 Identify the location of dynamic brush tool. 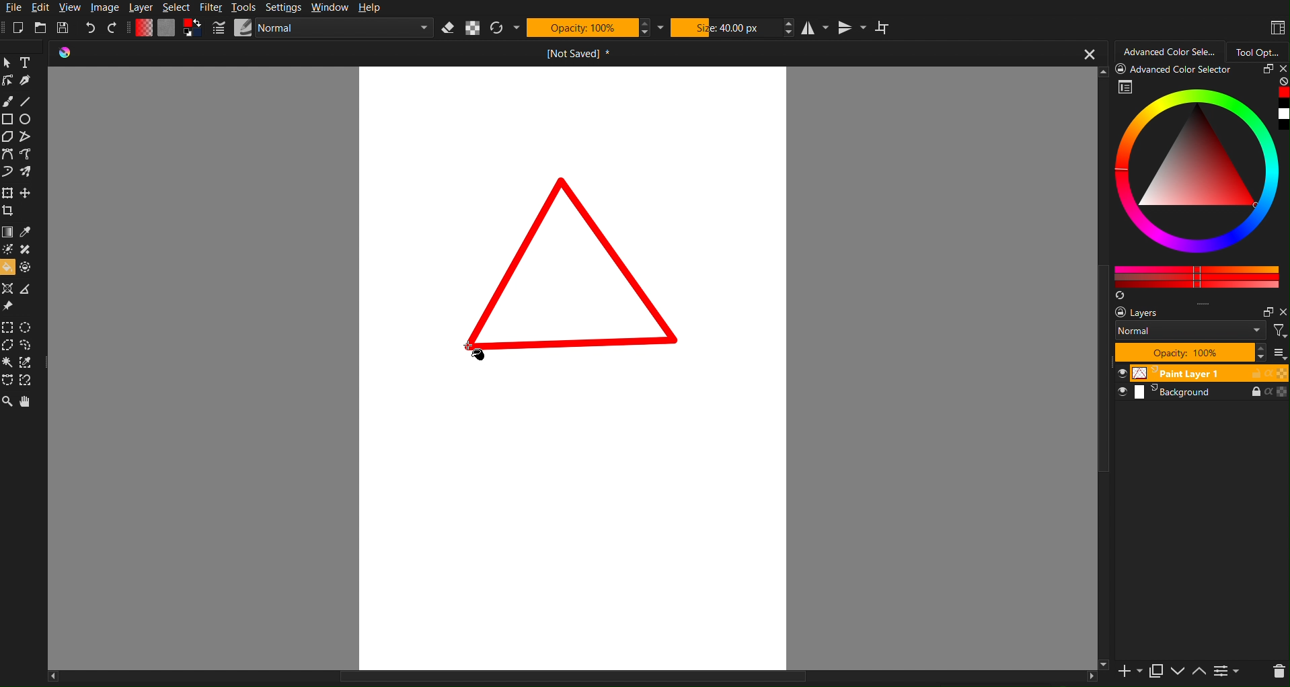
(8, 172).